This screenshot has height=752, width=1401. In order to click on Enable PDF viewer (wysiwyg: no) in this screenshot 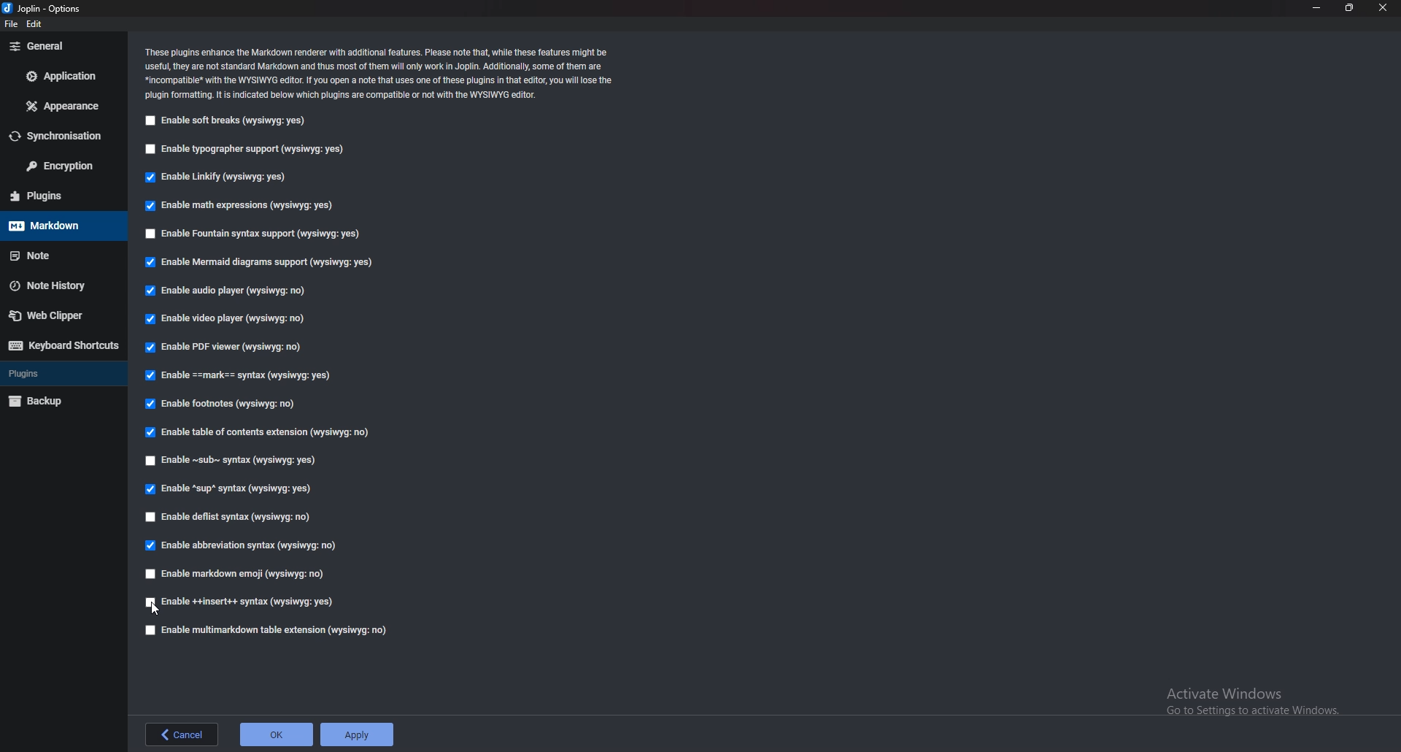, I will do `click(231, 345)`.